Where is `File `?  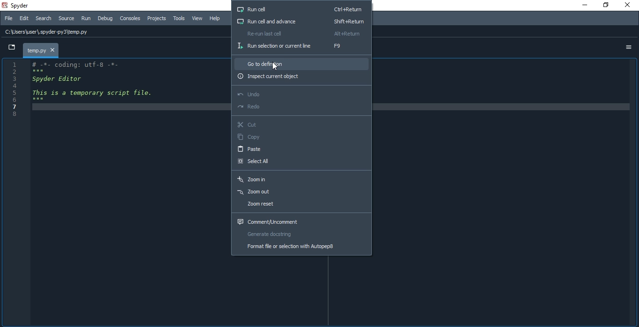
File  is located at coordinates (8, 18).